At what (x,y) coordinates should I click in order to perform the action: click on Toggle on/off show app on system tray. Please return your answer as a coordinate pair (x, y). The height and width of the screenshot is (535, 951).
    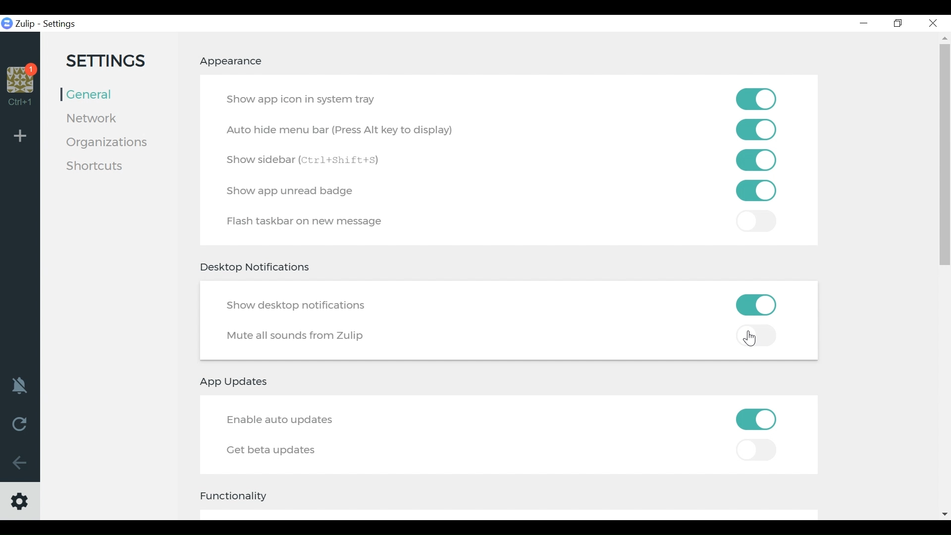
    Looking at the image, I should click on (757, 99).